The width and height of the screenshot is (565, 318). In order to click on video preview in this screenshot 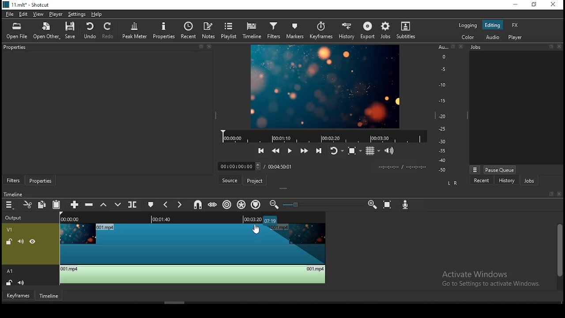, I will do `click(322, 86)`.